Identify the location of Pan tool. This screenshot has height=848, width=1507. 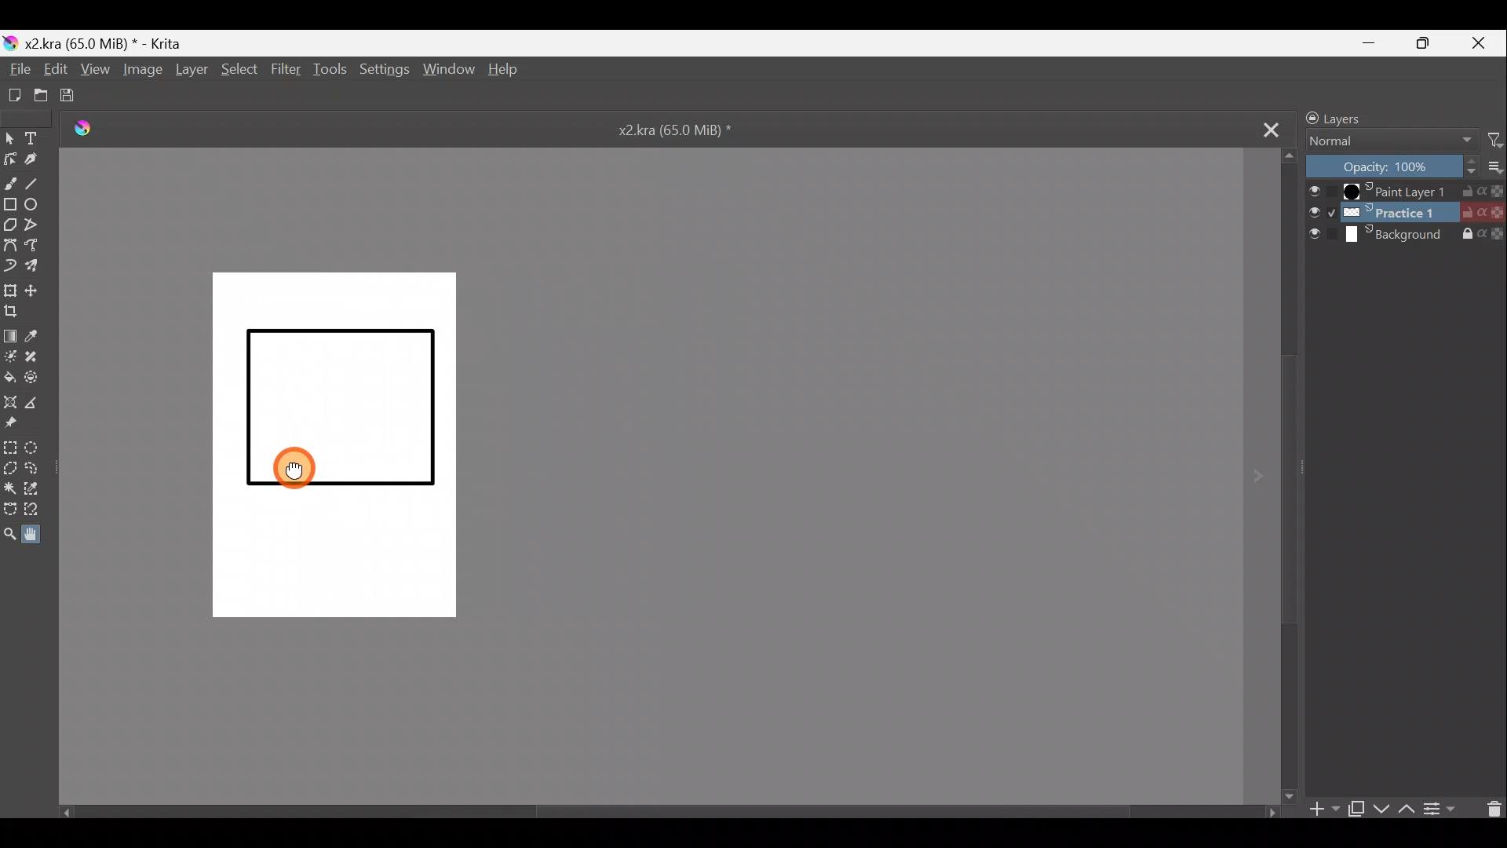
(40, 532).